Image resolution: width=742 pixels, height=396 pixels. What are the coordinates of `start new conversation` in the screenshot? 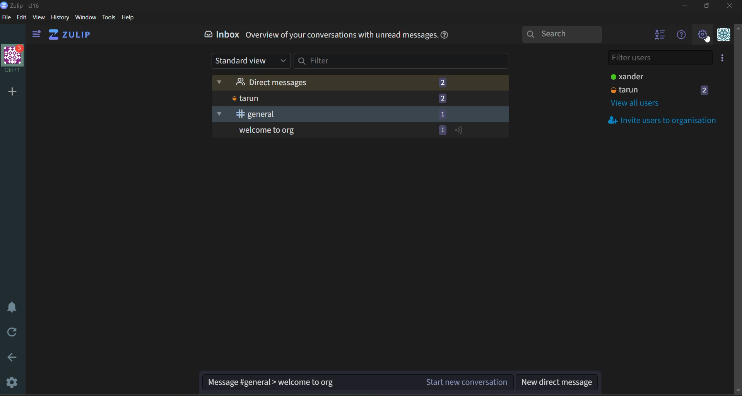 It's located at (468, 382).